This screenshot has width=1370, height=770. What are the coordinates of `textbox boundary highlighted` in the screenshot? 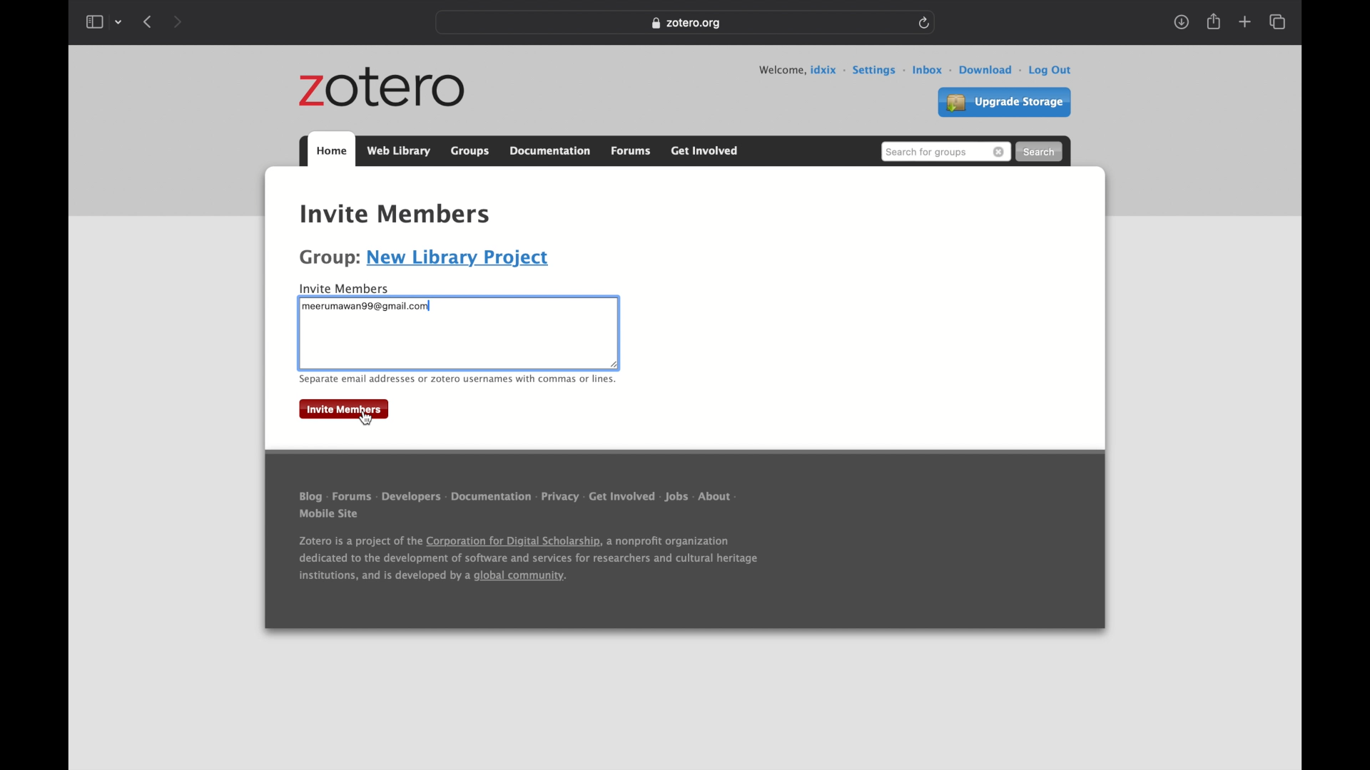 It's located at (300, 338).